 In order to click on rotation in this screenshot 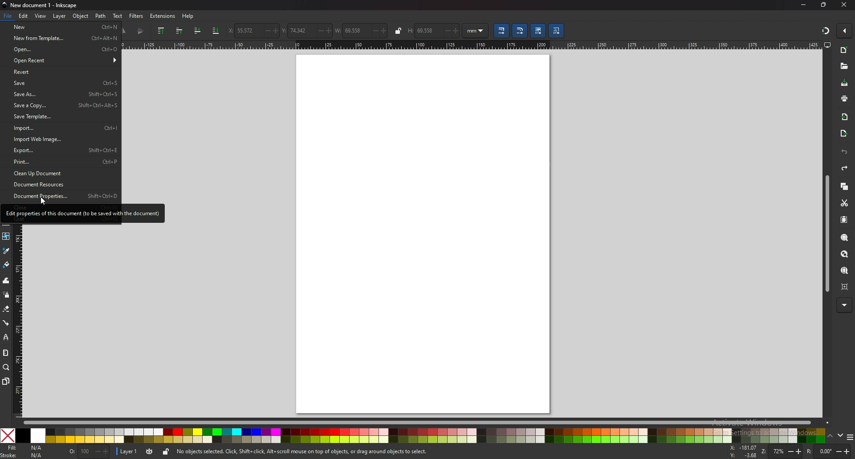, I will do `click(818, 452)`.